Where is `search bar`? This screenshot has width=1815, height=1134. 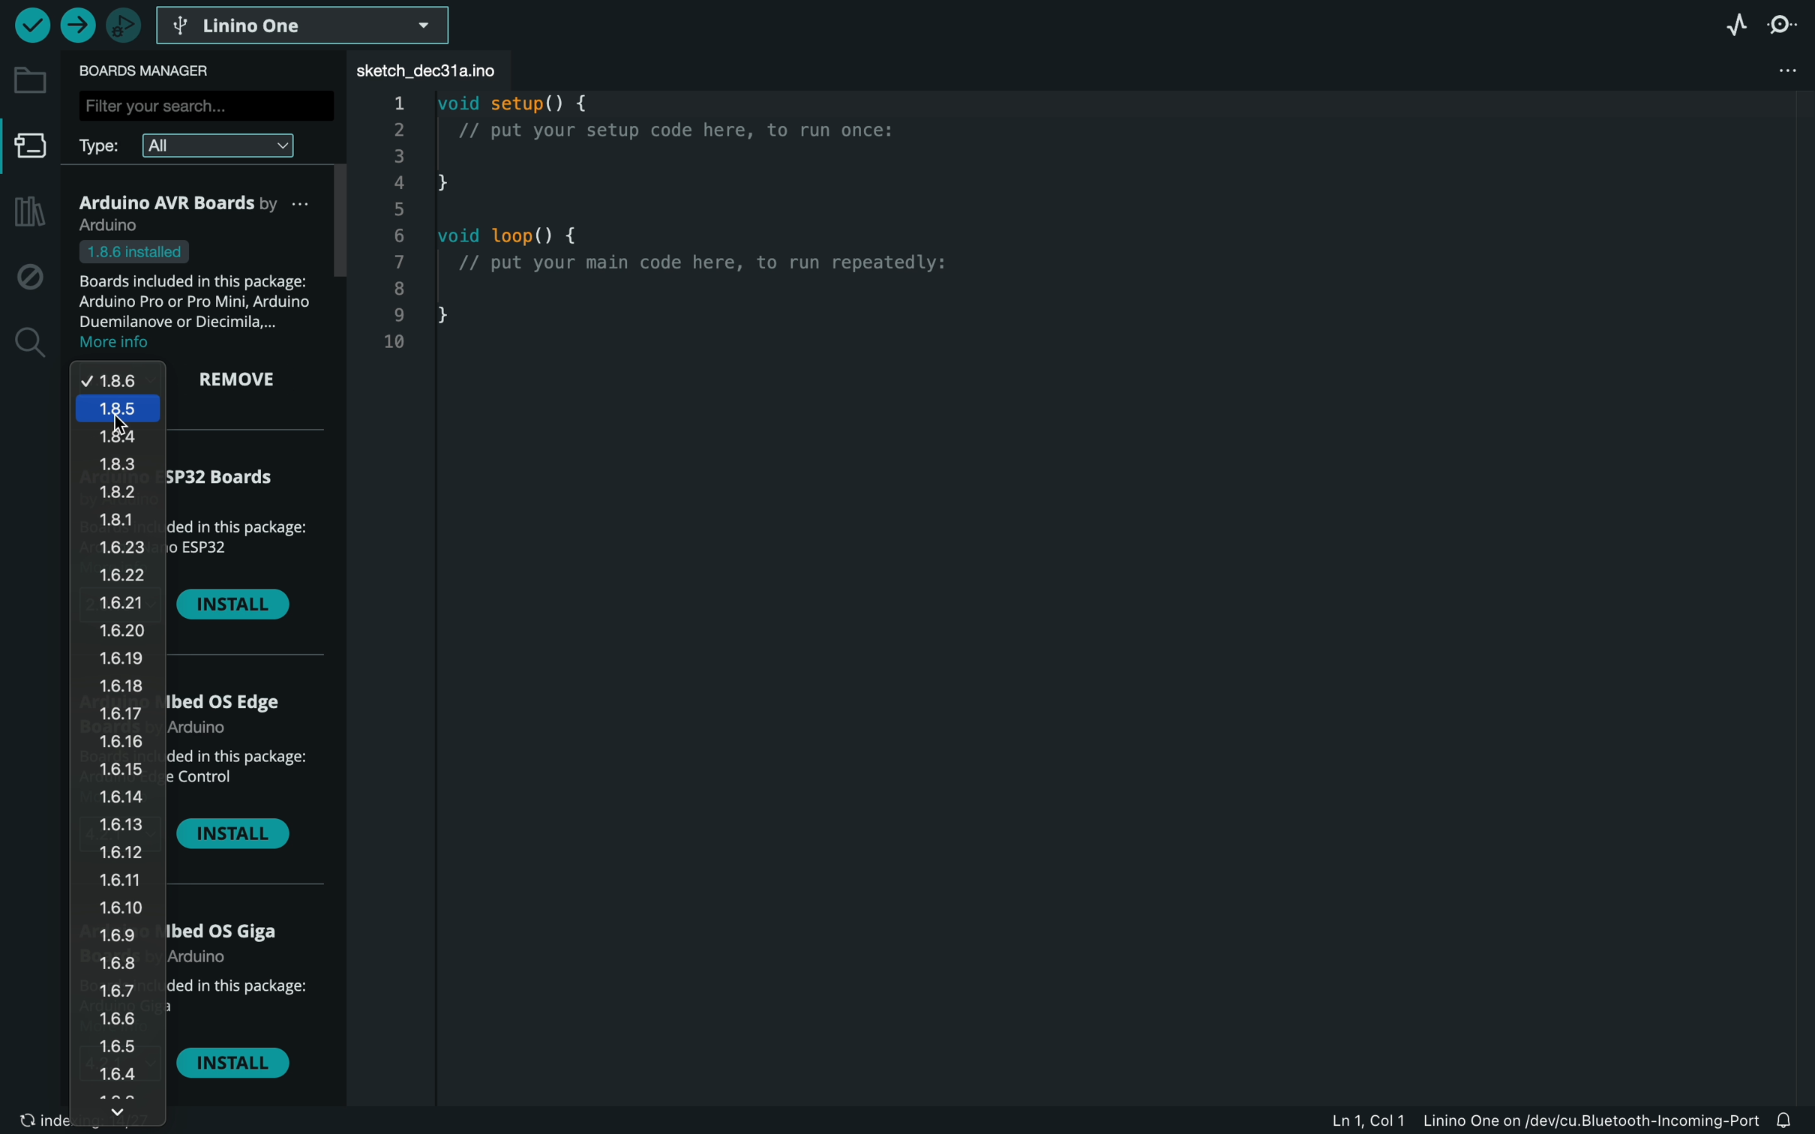 search bar is located at coordinates (203, 104).